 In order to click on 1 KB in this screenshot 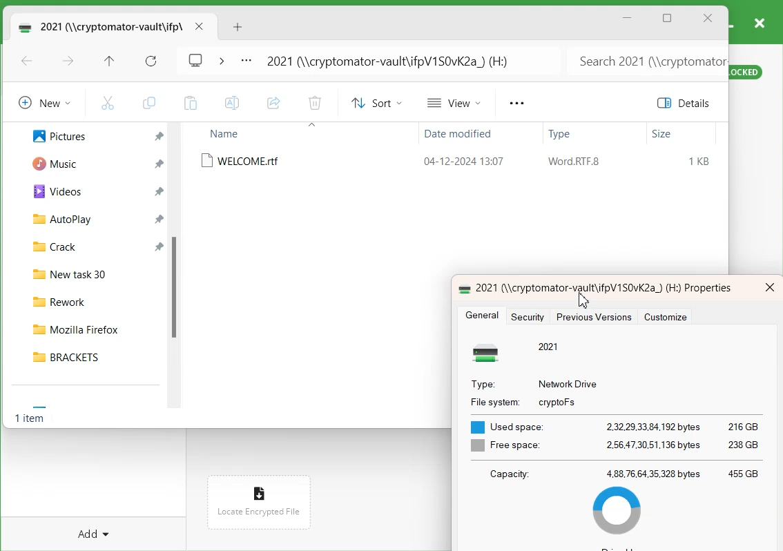, I will do `click(700, 162)`.